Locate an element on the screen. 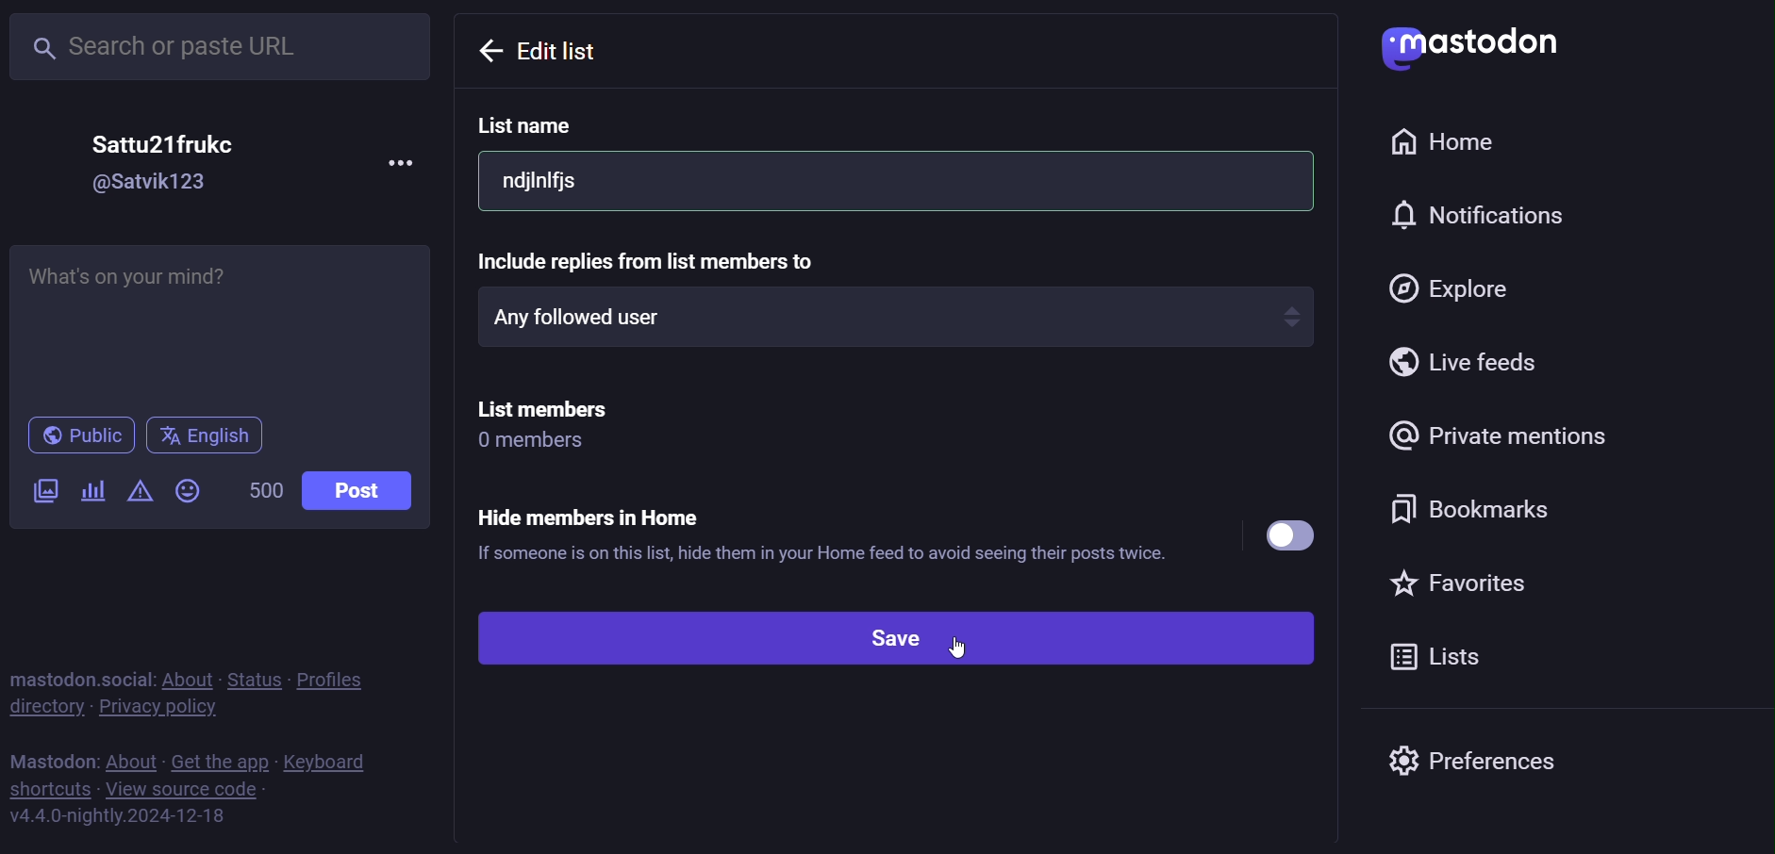  image/video is located at coordinates (39, 492).